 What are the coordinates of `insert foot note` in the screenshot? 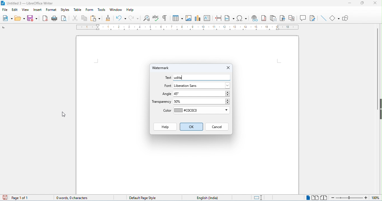 It's located at (264, 18).